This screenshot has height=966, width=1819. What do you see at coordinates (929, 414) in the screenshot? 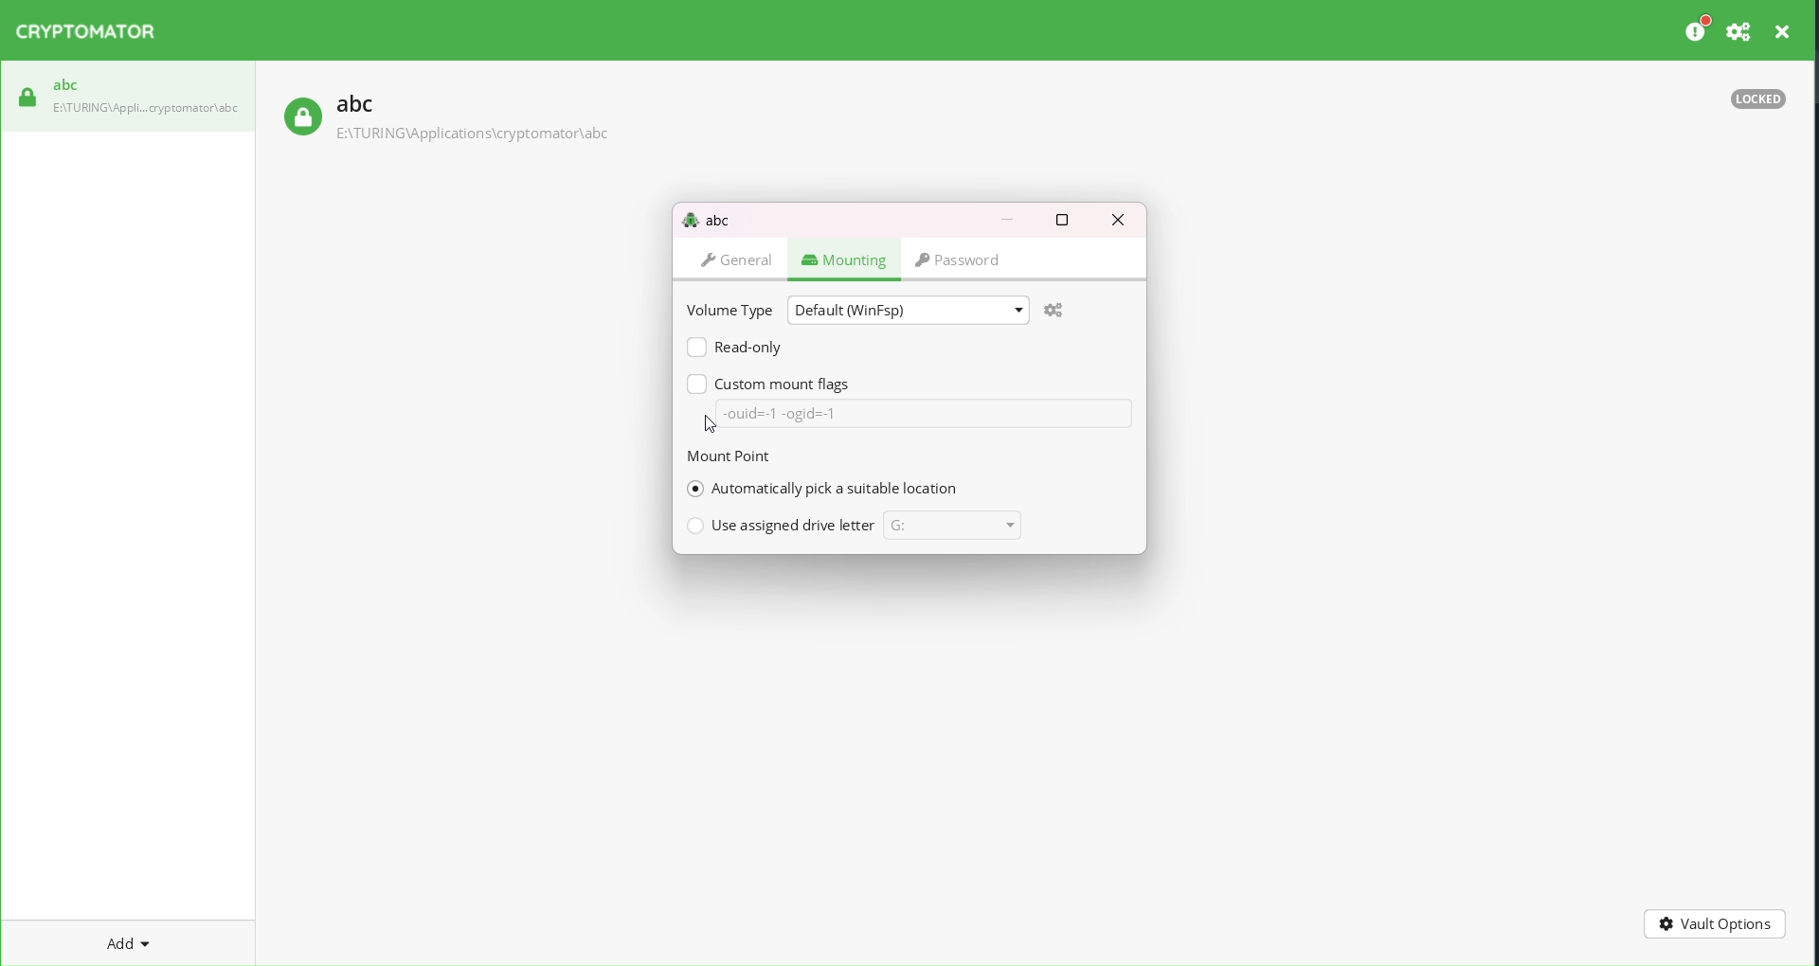
I see `data` at bounding box center [929, 414].